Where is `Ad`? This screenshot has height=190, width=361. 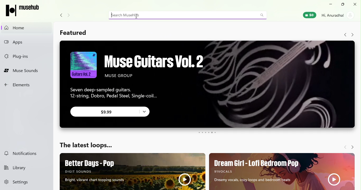 Ad is located at coordinates (205, 85).